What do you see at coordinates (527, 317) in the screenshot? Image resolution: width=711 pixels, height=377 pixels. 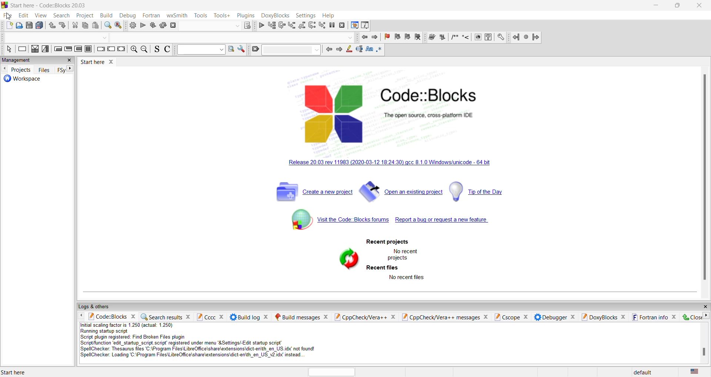 I see `close` at bounding box center [527, 317].